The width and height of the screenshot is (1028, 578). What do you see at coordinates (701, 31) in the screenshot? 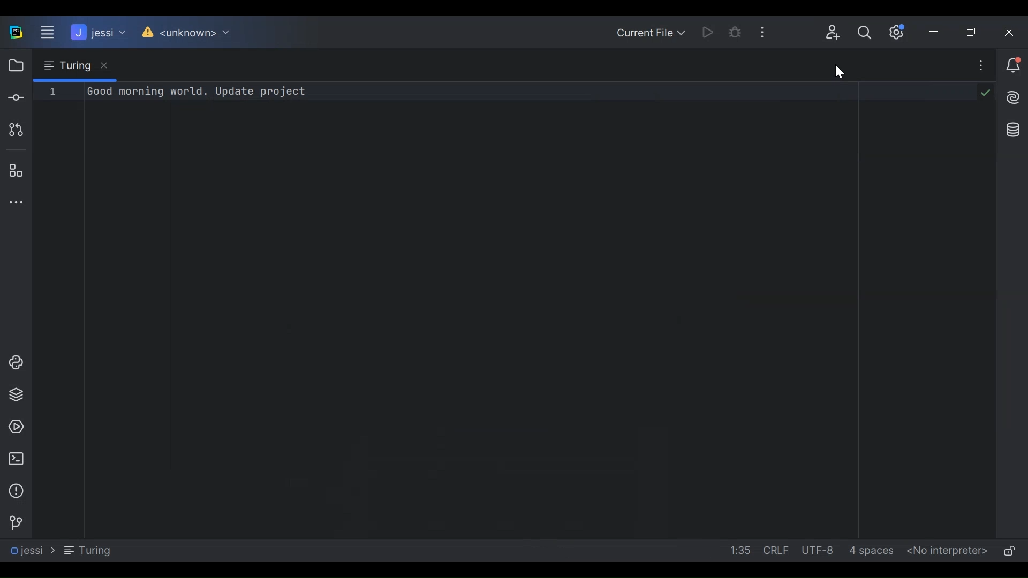
I see `Run` at bounding box center [701, 31].